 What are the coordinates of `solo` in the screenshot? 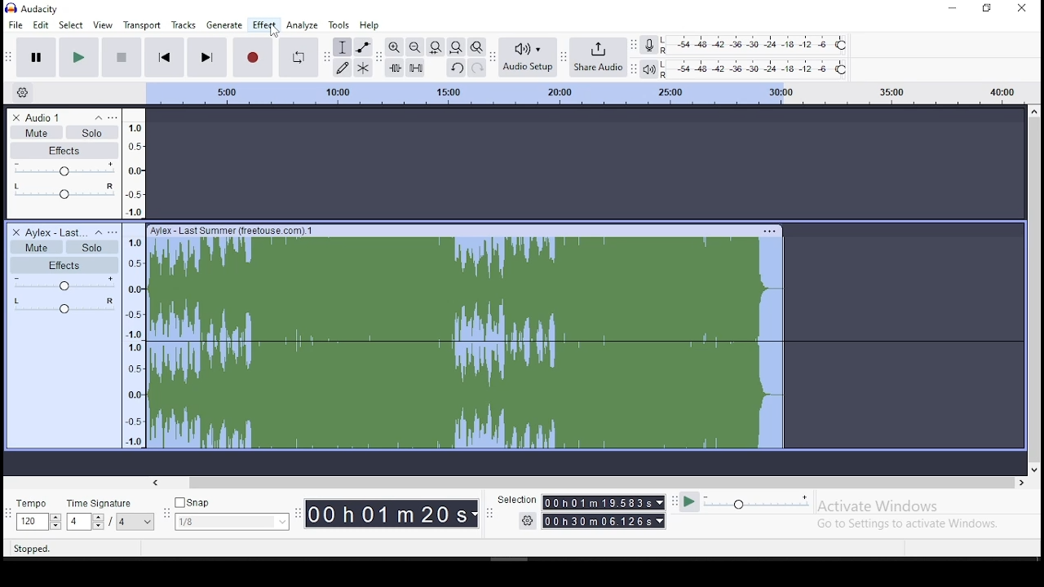 It's located at (91, 247).